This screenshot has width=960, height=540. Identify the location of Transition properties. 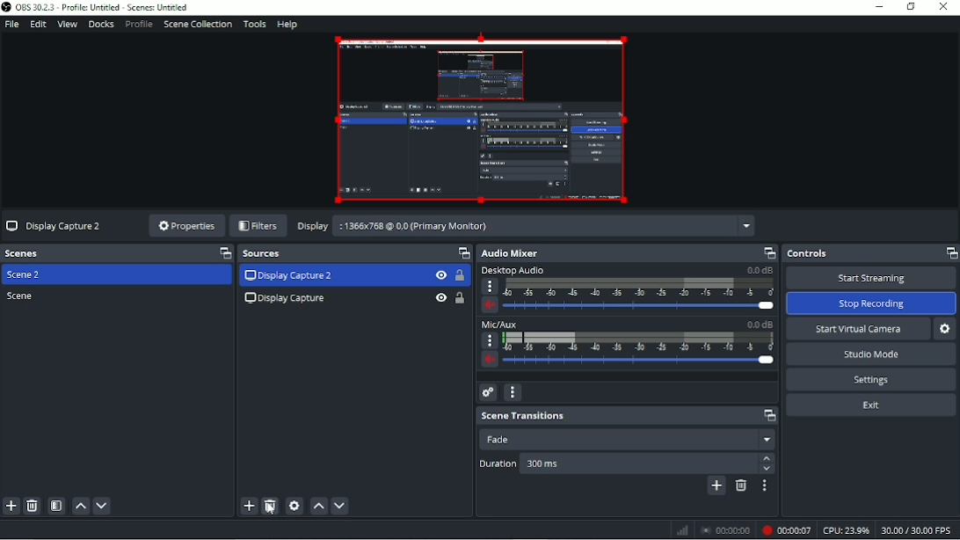
(767, 486).